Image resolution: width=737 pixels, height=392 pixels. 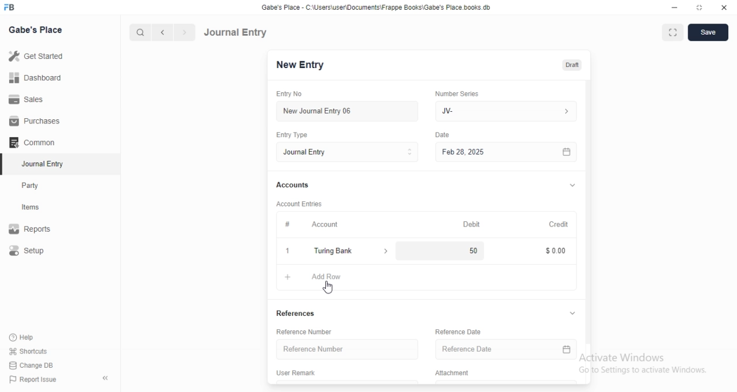 What do you see at coordinates (161, 32) in the screenshot?
I see `previous` at bounding box center [161, 32].